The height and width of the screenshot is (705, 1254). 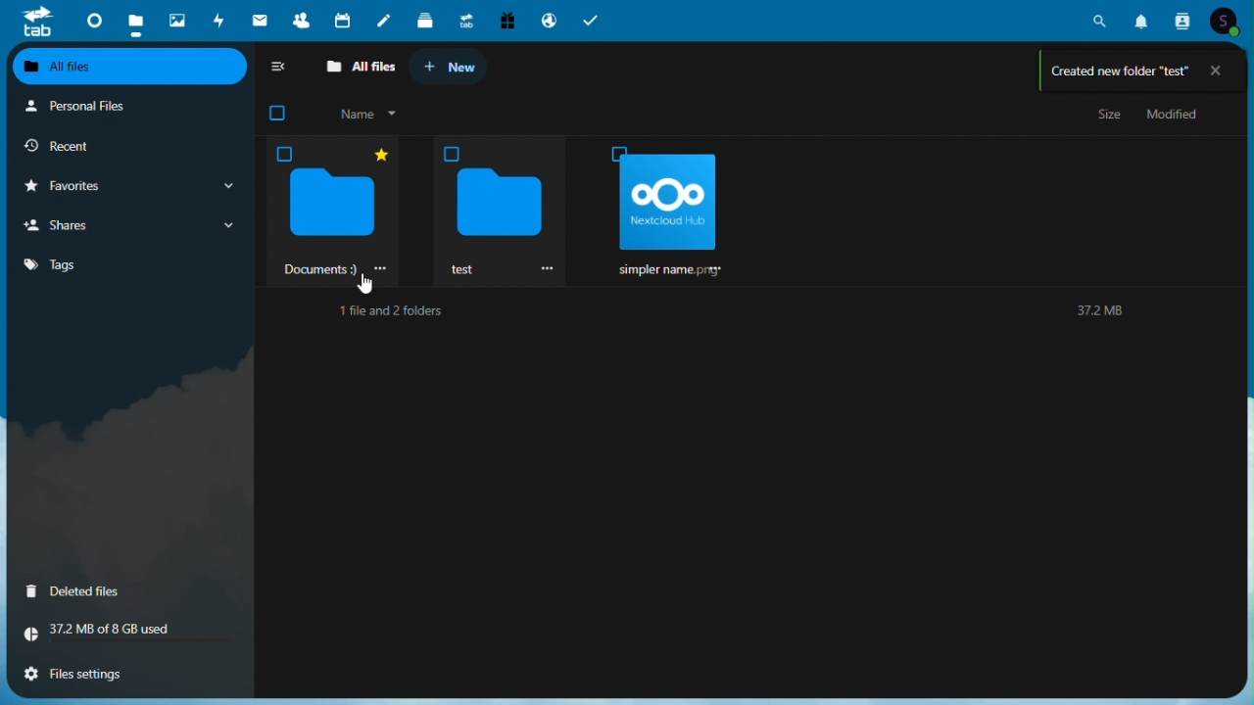 What do you see at coordinates (31, 21) in the screenshot?
I see `tab` at bounding box center [31, 21].